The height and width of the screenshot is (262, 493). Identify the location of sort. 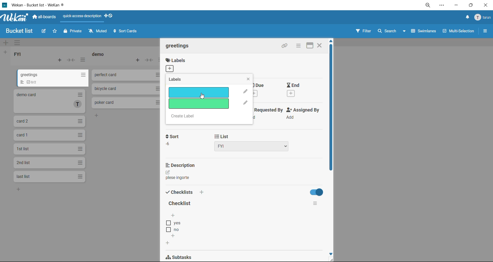
(172, 141).